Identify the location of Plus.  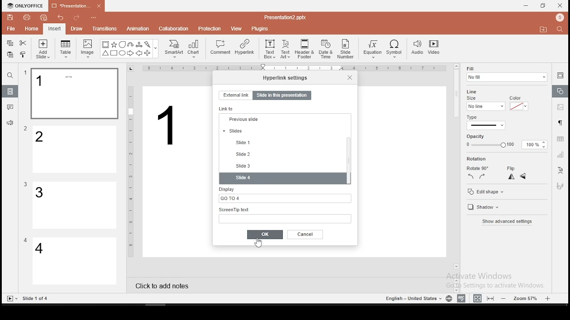
(148, 53).